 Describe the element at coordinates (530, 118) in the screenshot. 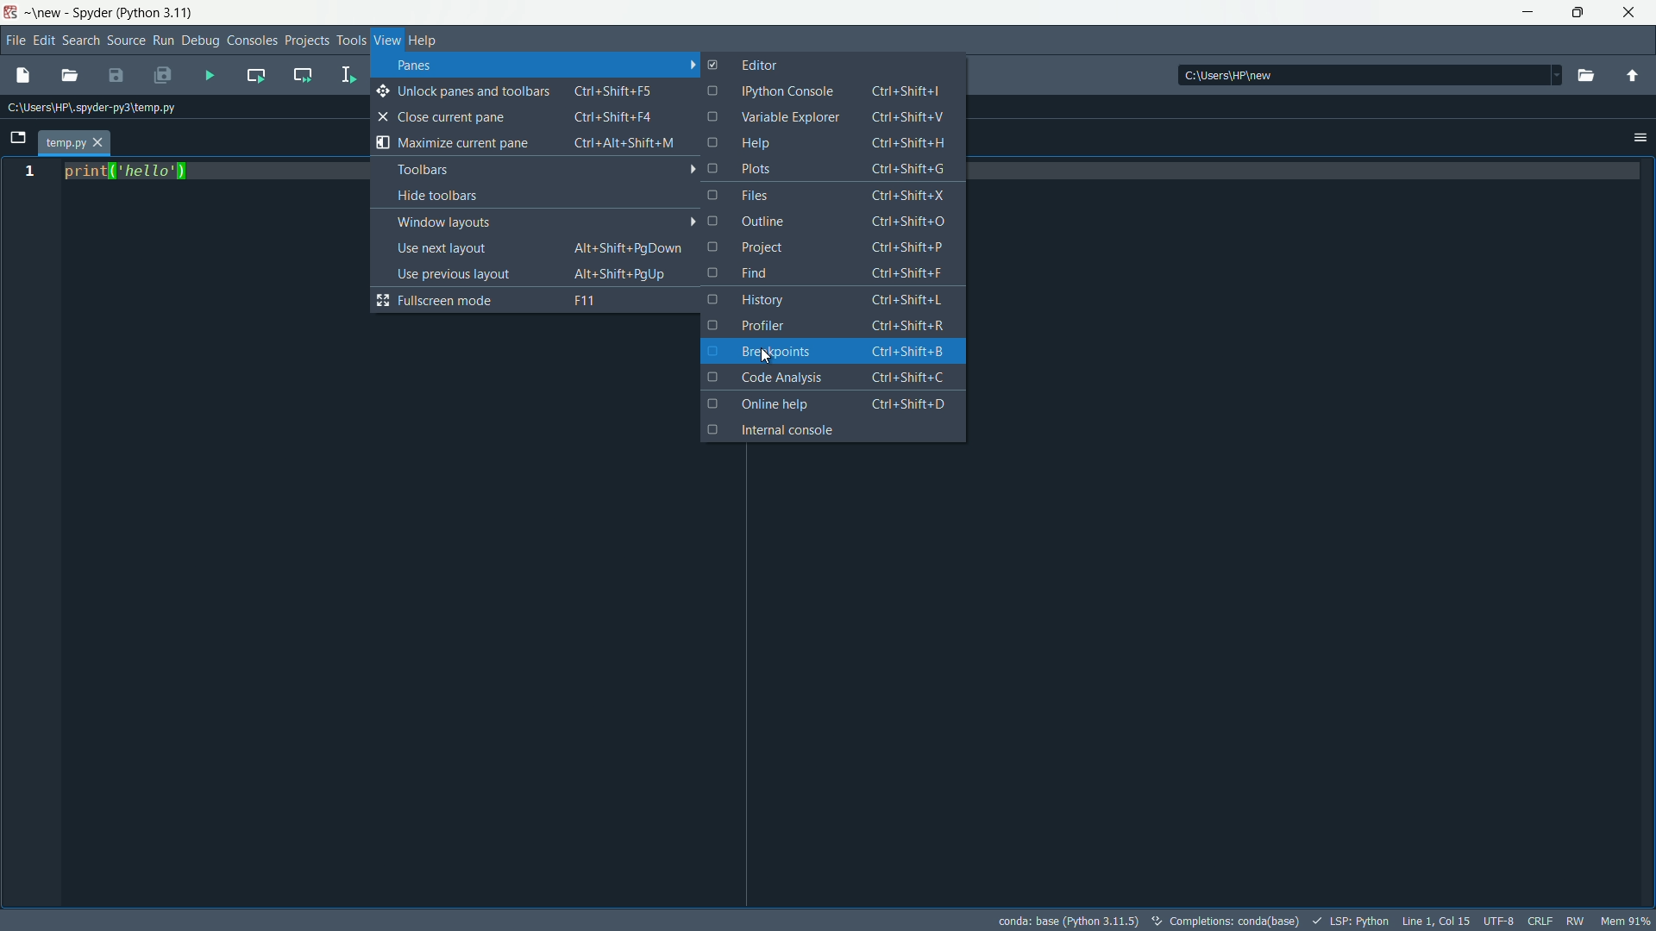

I see `close current pane` at that location.